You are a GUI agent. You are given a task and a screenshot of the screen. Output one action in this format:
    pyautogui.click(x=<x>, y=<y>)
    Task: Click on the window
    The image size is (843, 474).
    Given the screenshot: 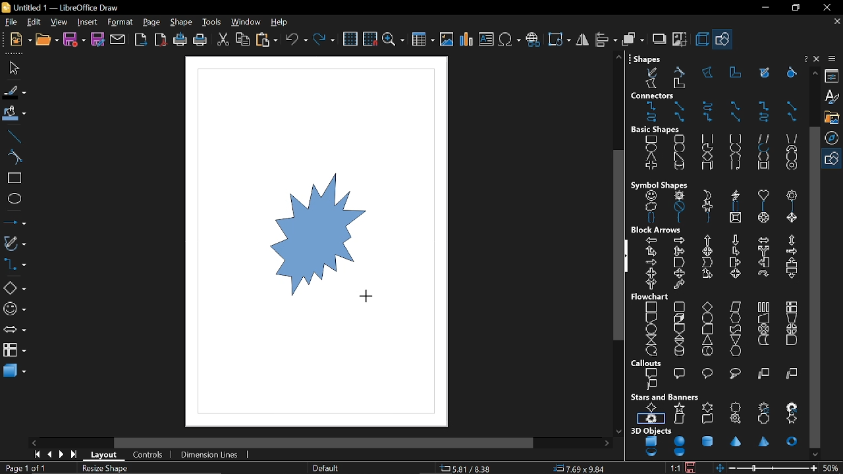 What is the action you would take?
    pyautogui.click(x=246, y=22)
    